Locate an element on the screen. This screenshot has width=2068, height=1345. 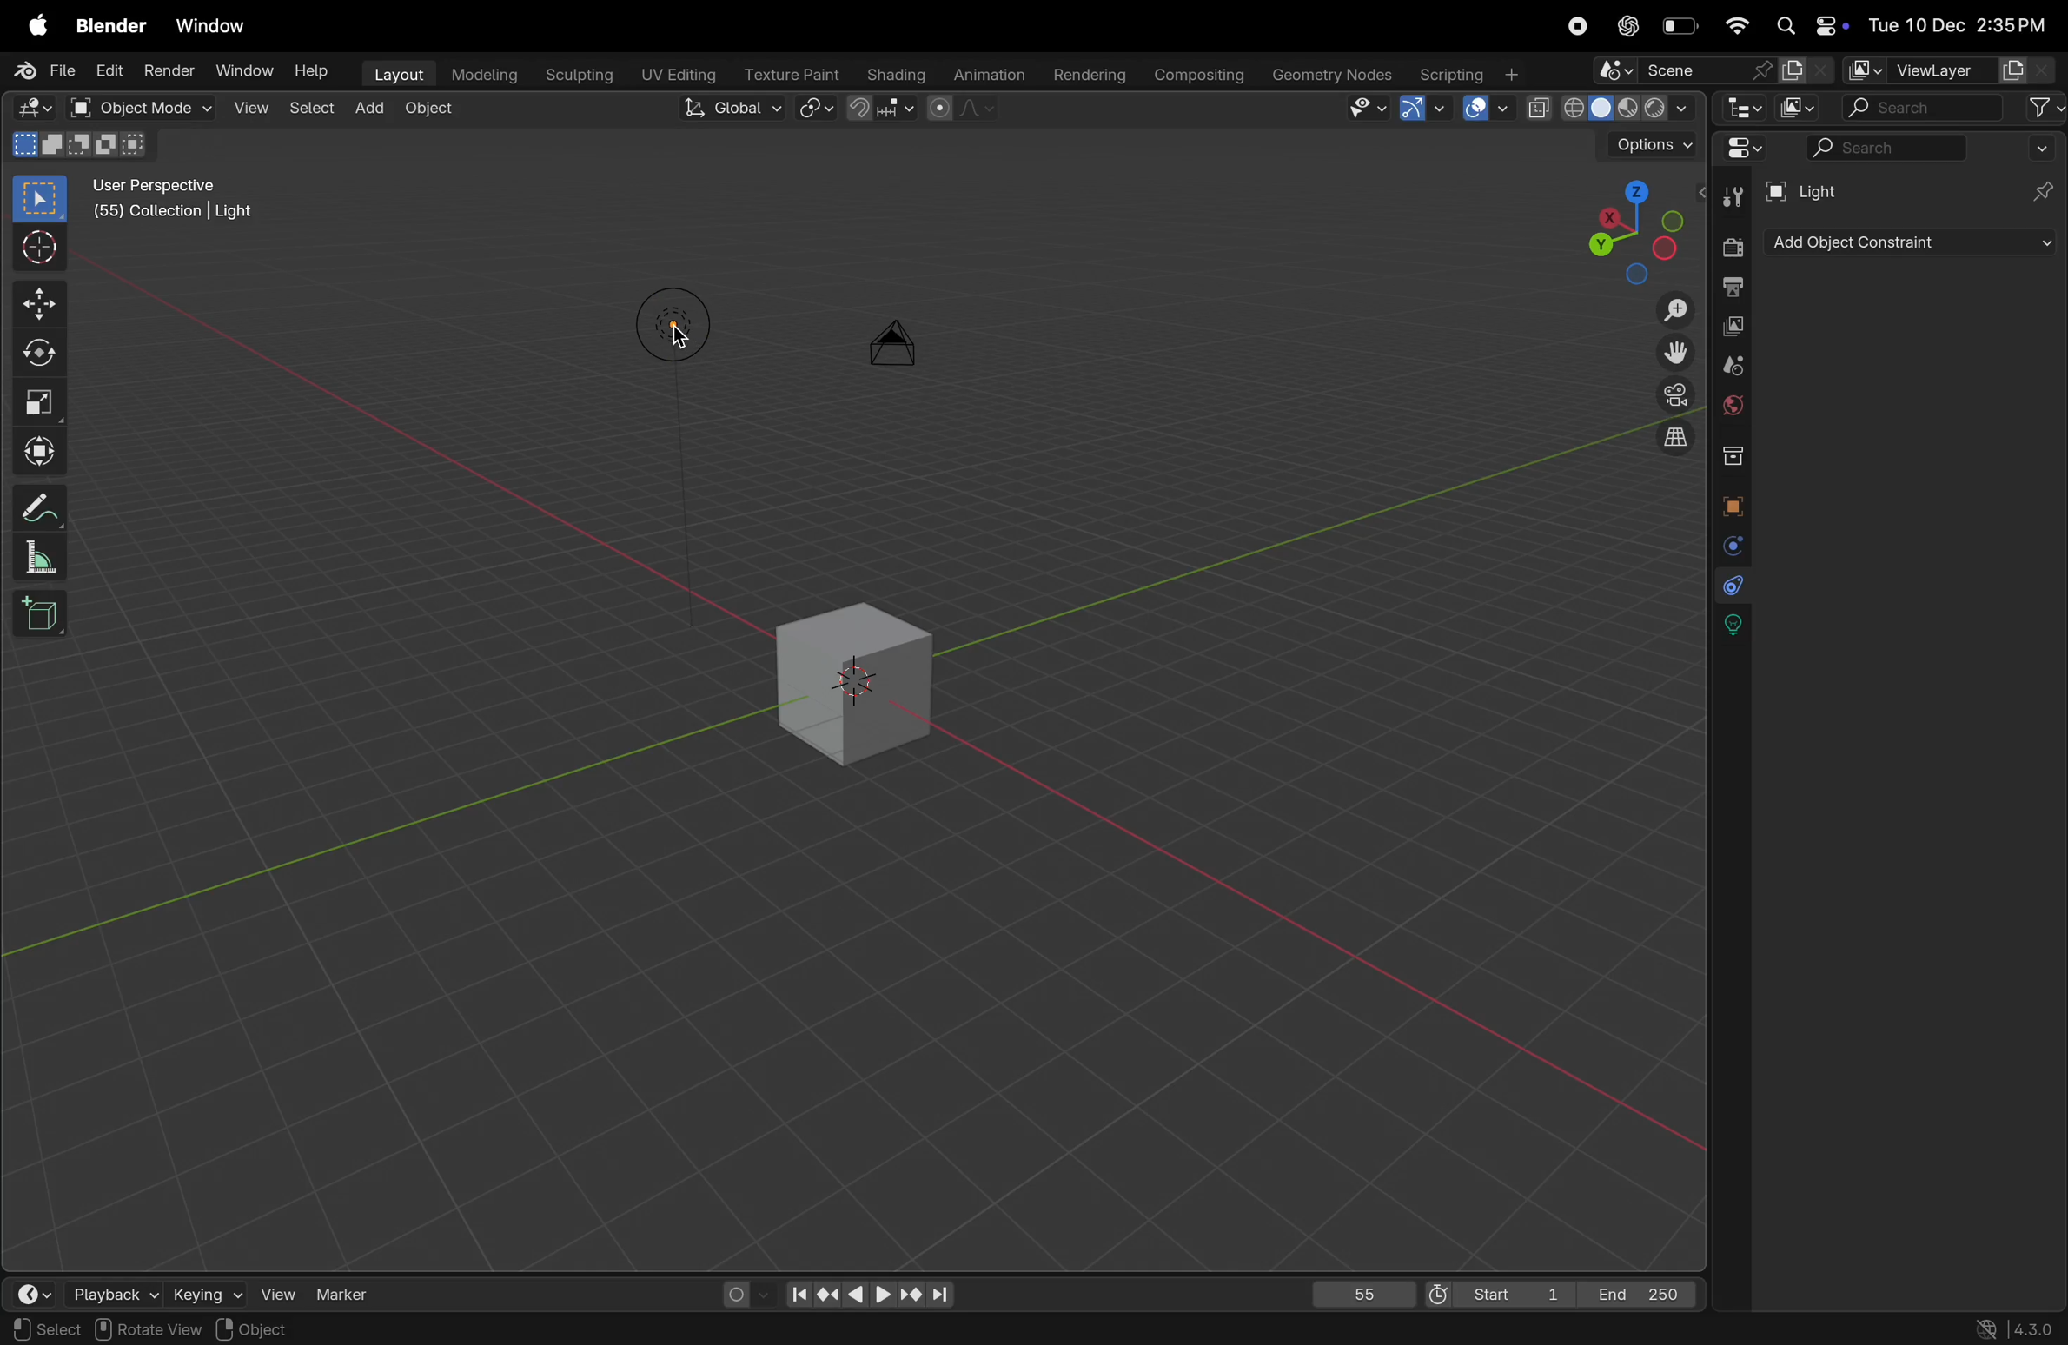
auto keying is located at coordinates (741, 1292).